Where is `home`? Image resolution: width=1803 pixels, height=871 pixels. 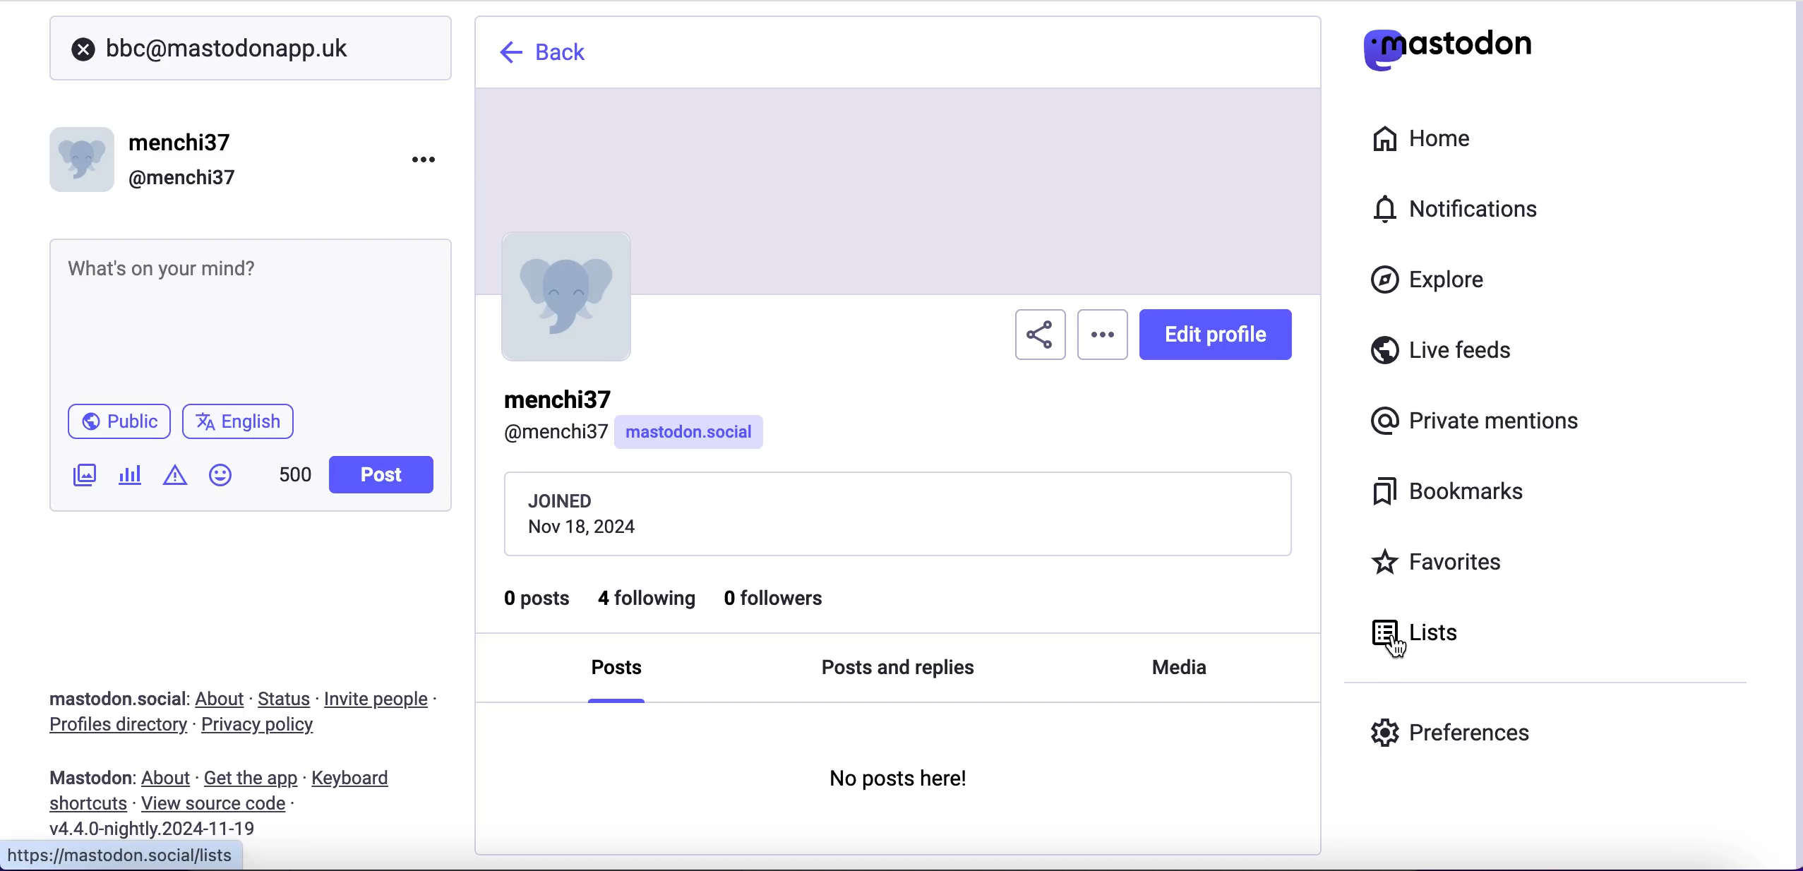 home is located at coordinates (1427, 137).